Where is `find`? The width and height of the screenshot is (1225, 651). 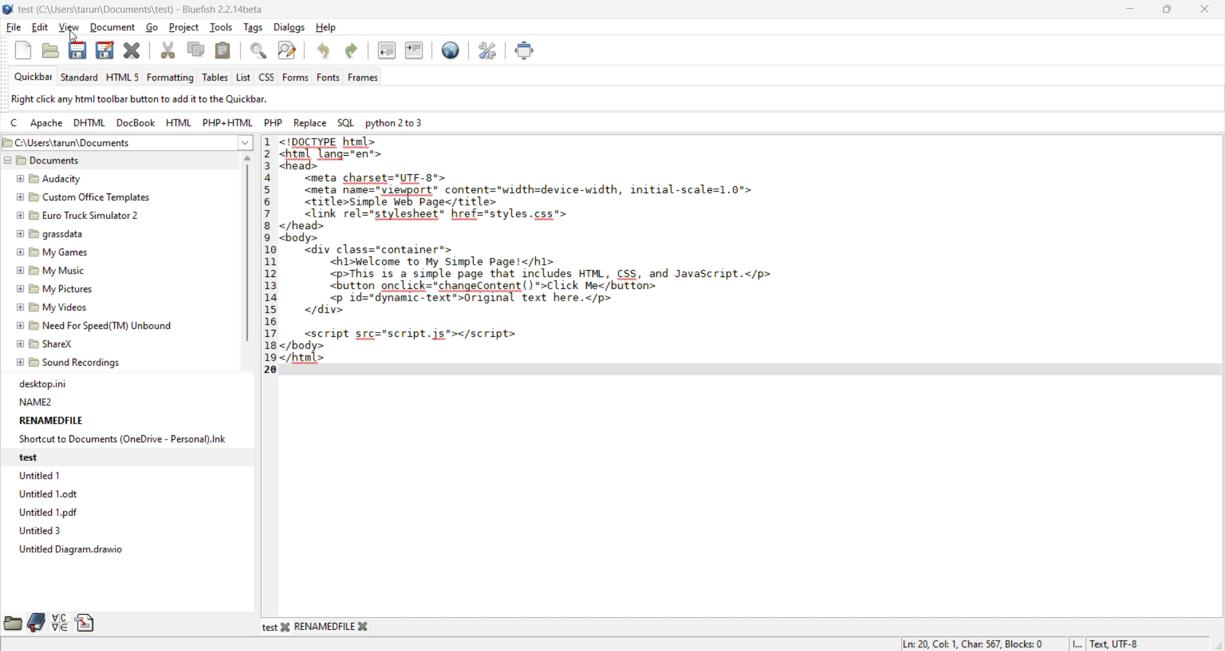 find is located at coordinates (257, 50).